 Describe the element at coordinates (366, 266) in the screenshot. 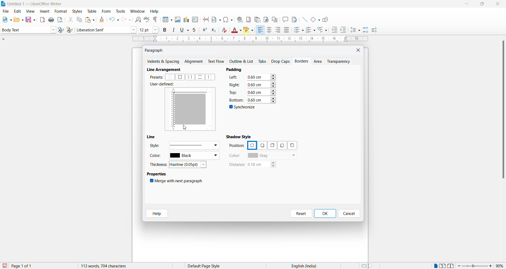

I see `standard selection` at that location.